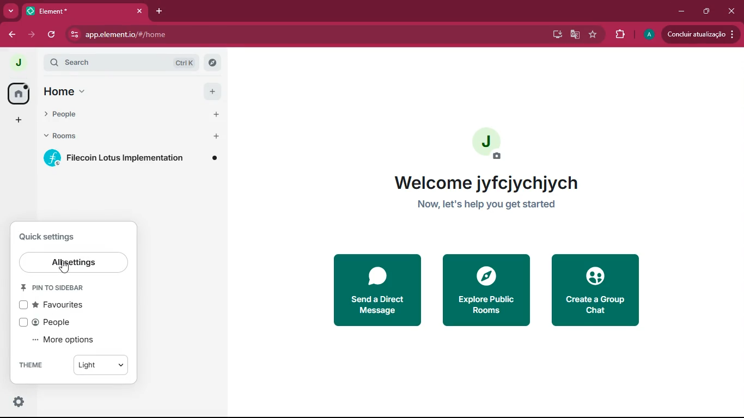 Image resolution: width=744 pixels, height=418 pixels. What do you see at coordinates (132, 159) in the screenshot?
I see `filecoin lotus implementation` at bounding box center [132, 159].